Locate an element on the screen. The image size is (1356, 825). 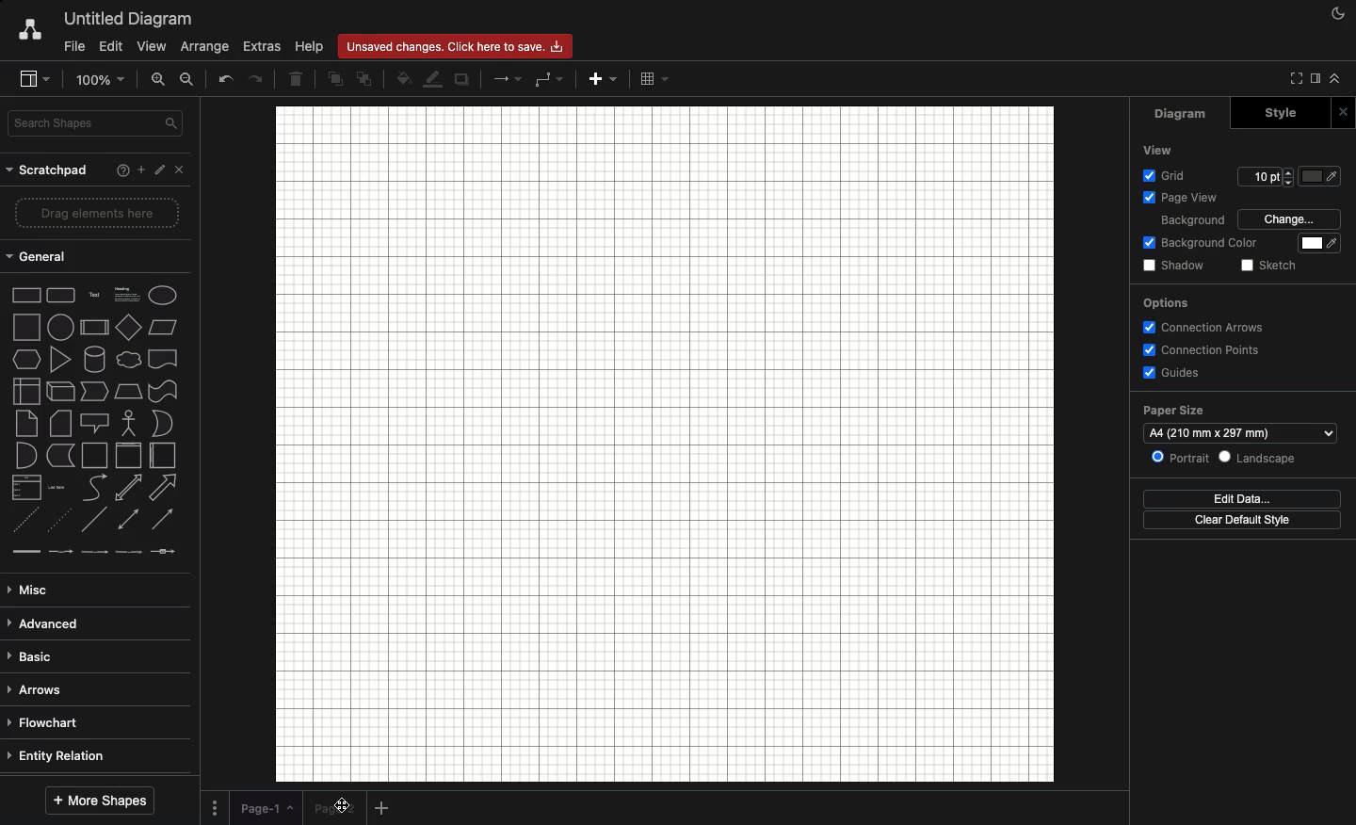
Undo is located at coordinates (225, 80).